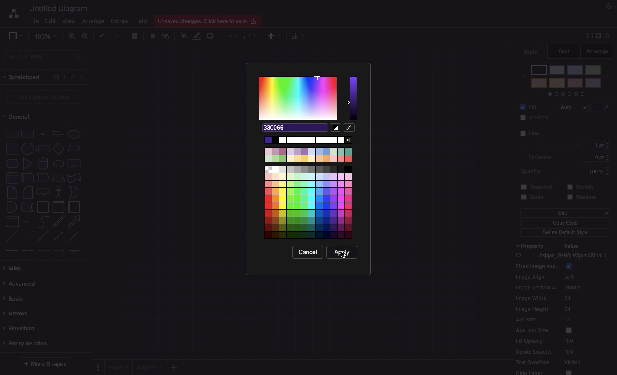 This screenshot has width=617, height=375. I want to click on Sidebar, so click(16, 36).